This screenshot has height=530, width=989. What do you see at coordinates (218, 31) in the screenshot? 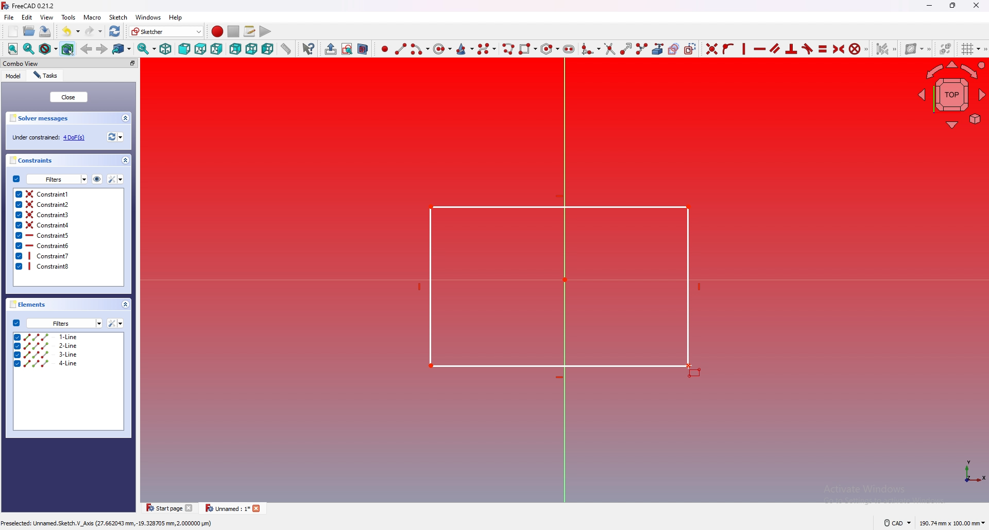
I see `record macro` at bounding box center [218, 31].